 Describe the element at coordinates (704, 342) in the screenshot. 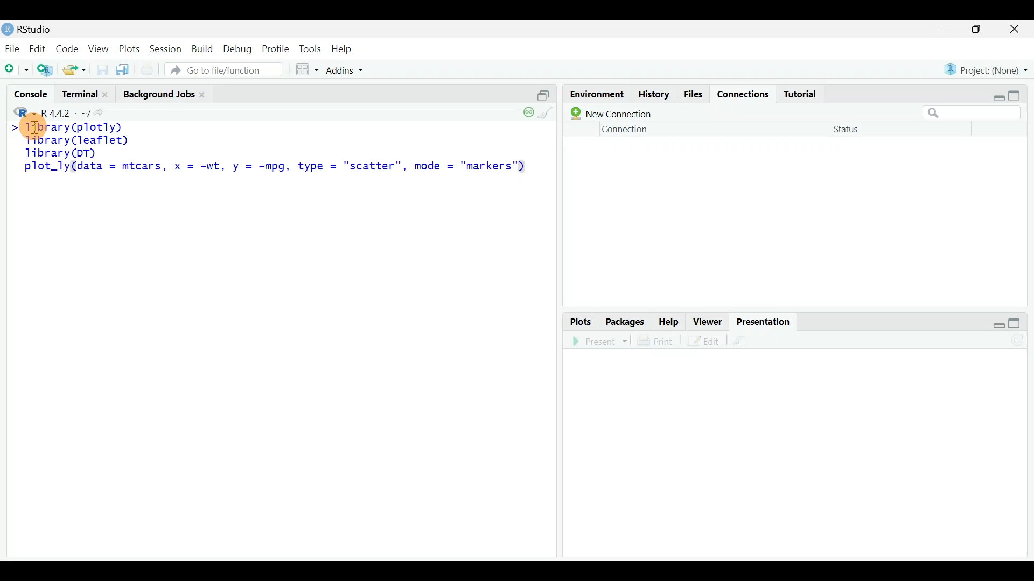

I see `Edit` at that location.